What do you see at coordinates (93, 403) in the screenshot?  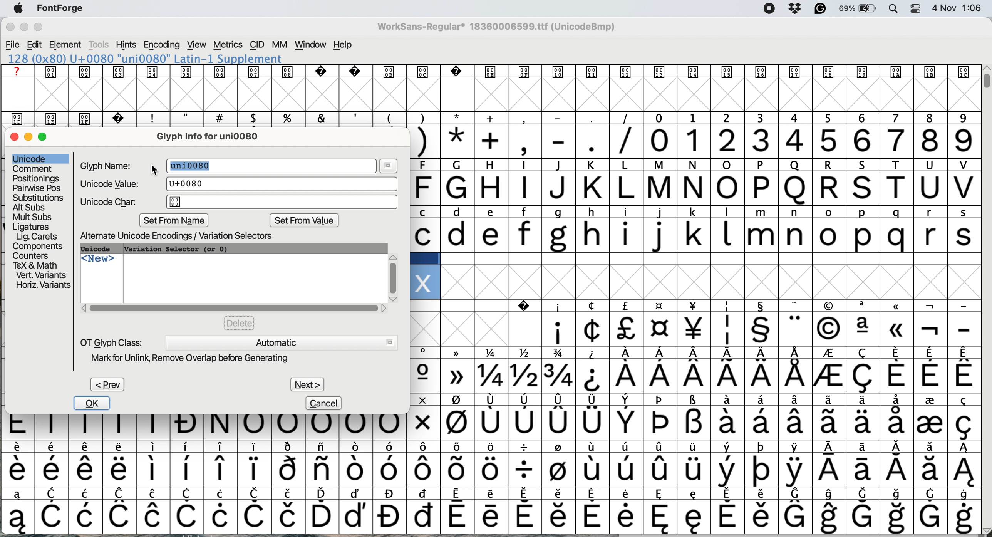 I see `ok` at bounding box center [93, 403].